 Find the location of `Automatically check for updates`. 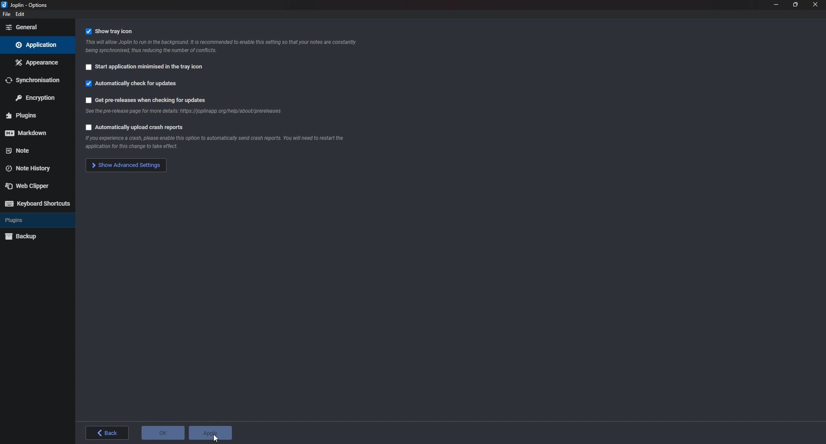

Automatically check for updates is located at coordinates (136, 86).